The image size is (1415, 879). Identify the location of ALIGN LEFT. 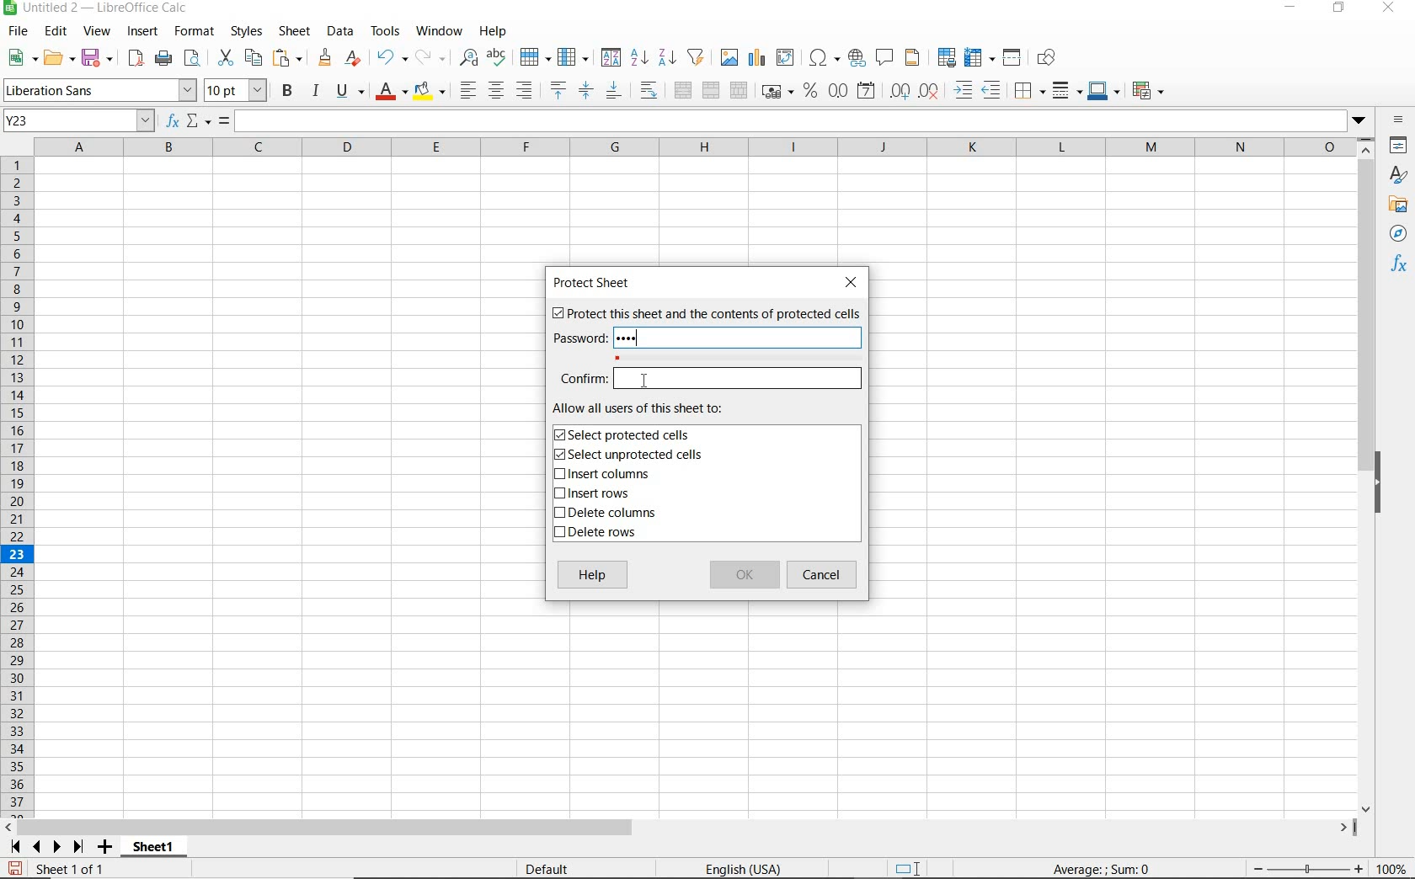
(468, 90).